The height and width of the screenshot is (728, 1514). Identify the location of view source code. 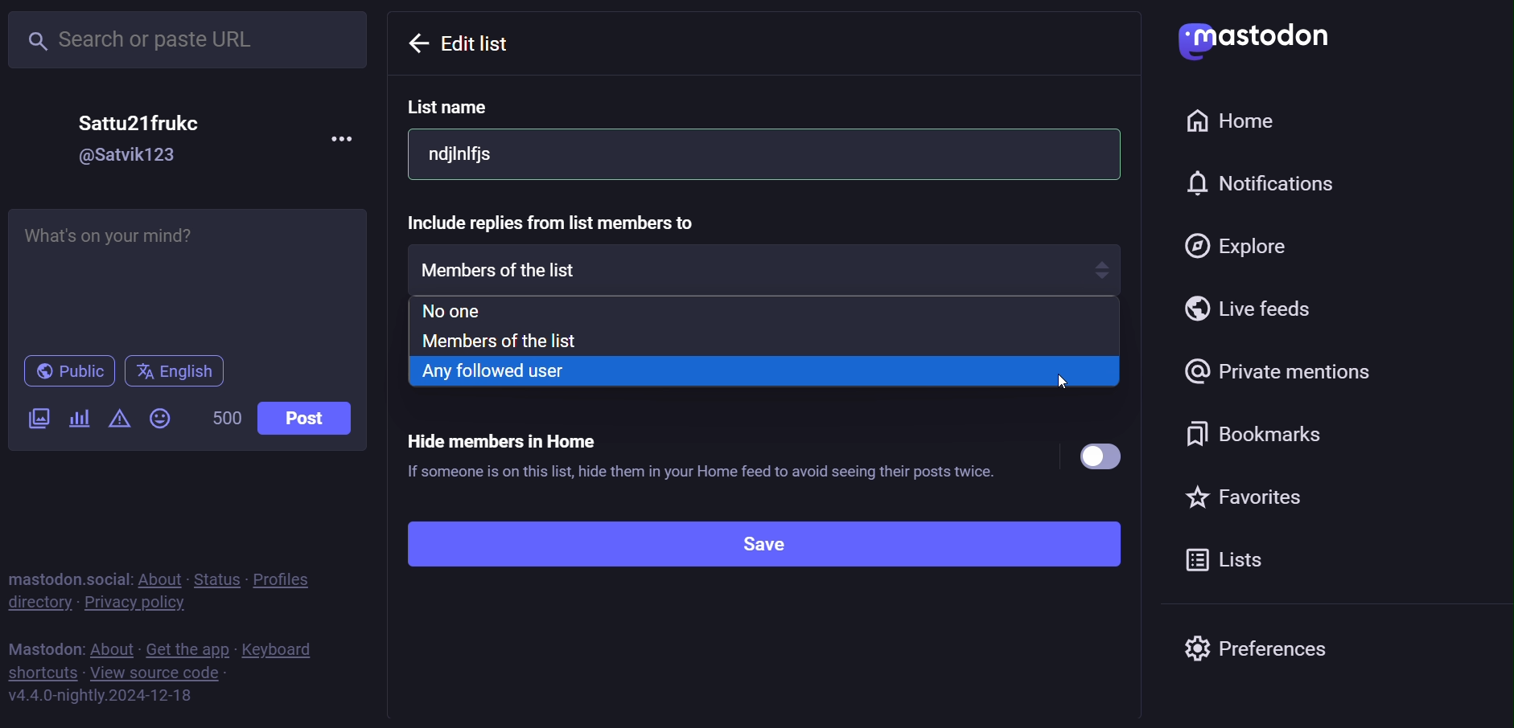
(158, 673).